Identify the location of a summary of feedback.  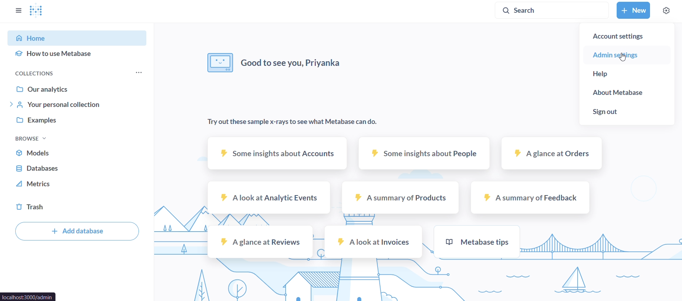
(531, 198).